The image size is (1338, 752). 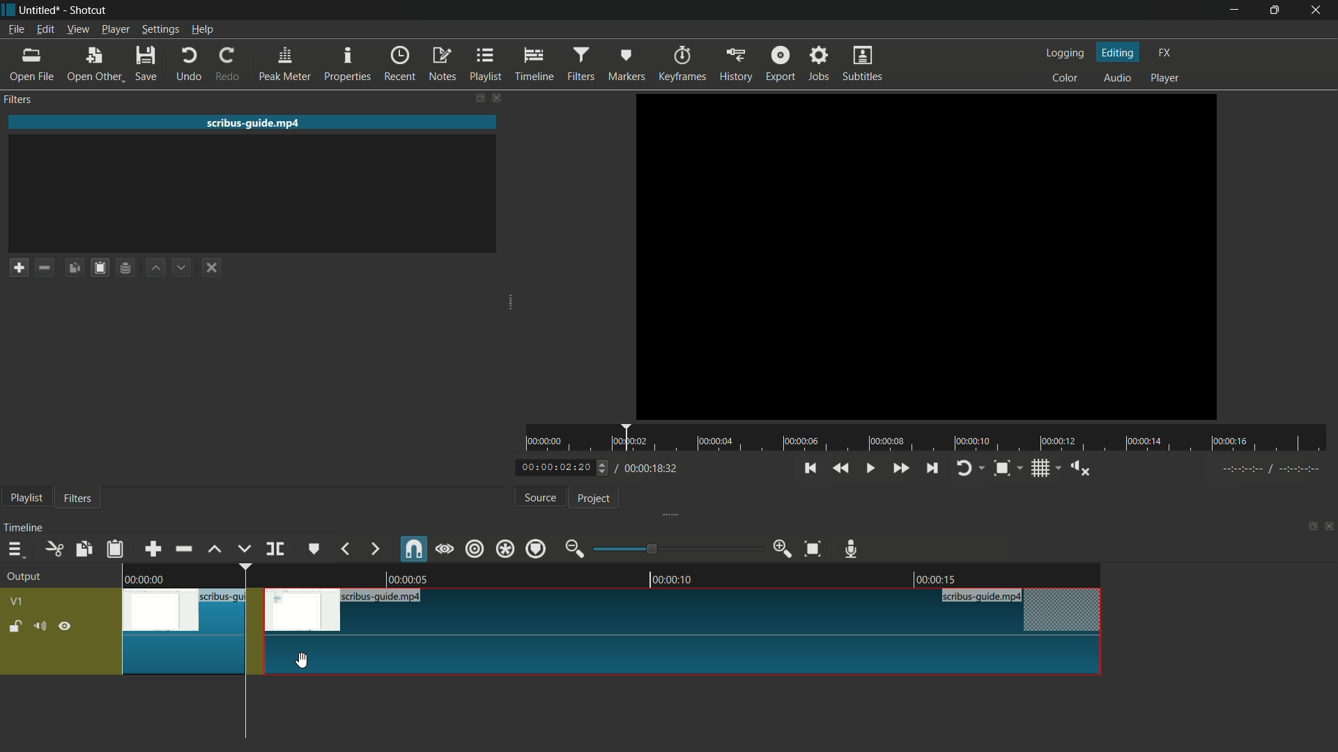 I want to click on export, so click(x=780, y=65).